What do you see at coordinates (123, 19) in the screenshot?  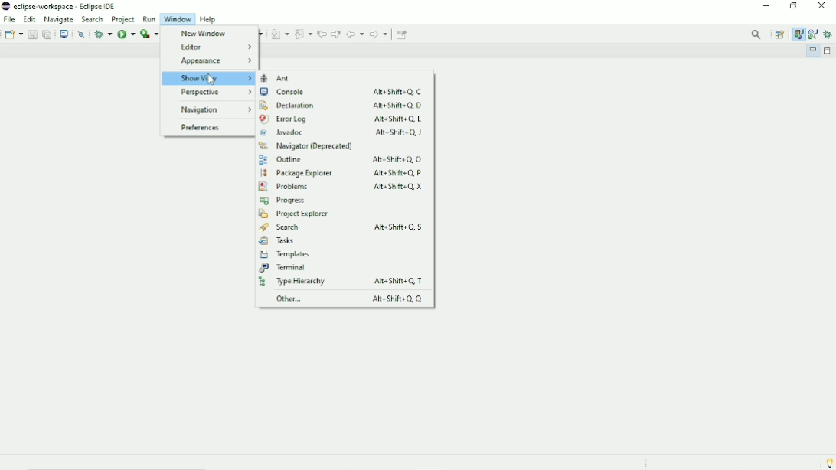 I see `Project` at bounding box center [123, 19].